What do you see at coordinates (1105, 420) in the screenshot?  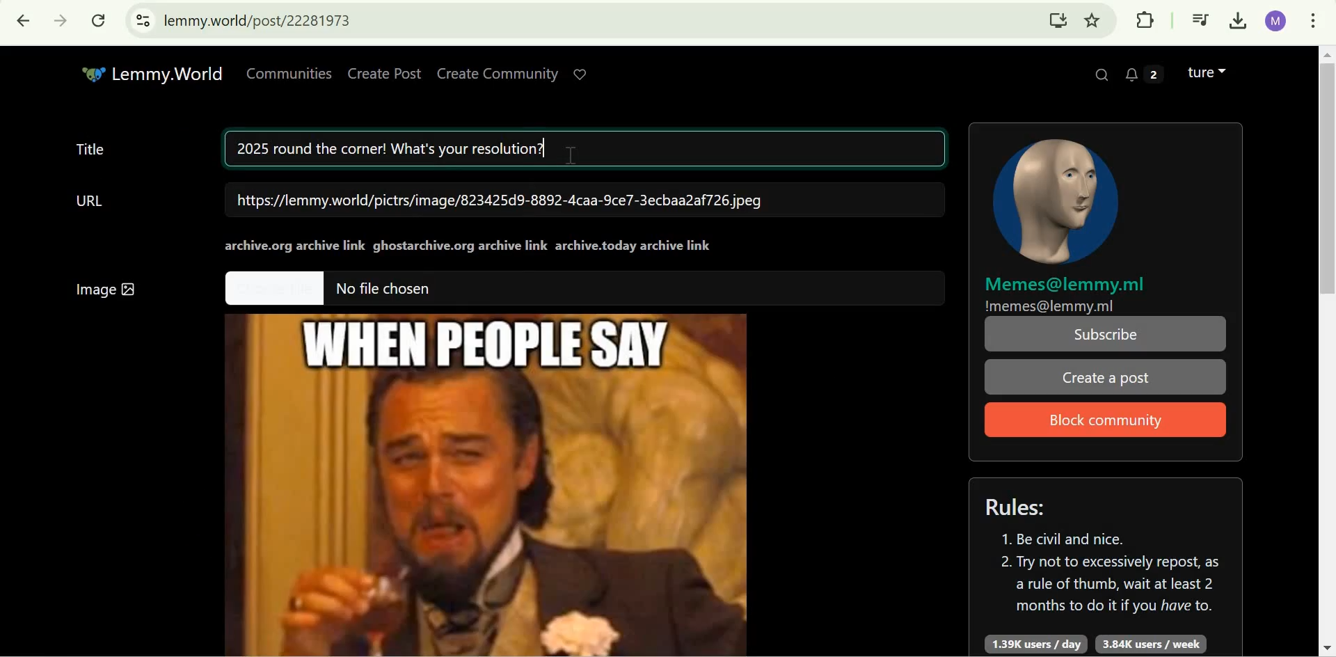 I see `Block Community` at bounding box center [1105, 420].